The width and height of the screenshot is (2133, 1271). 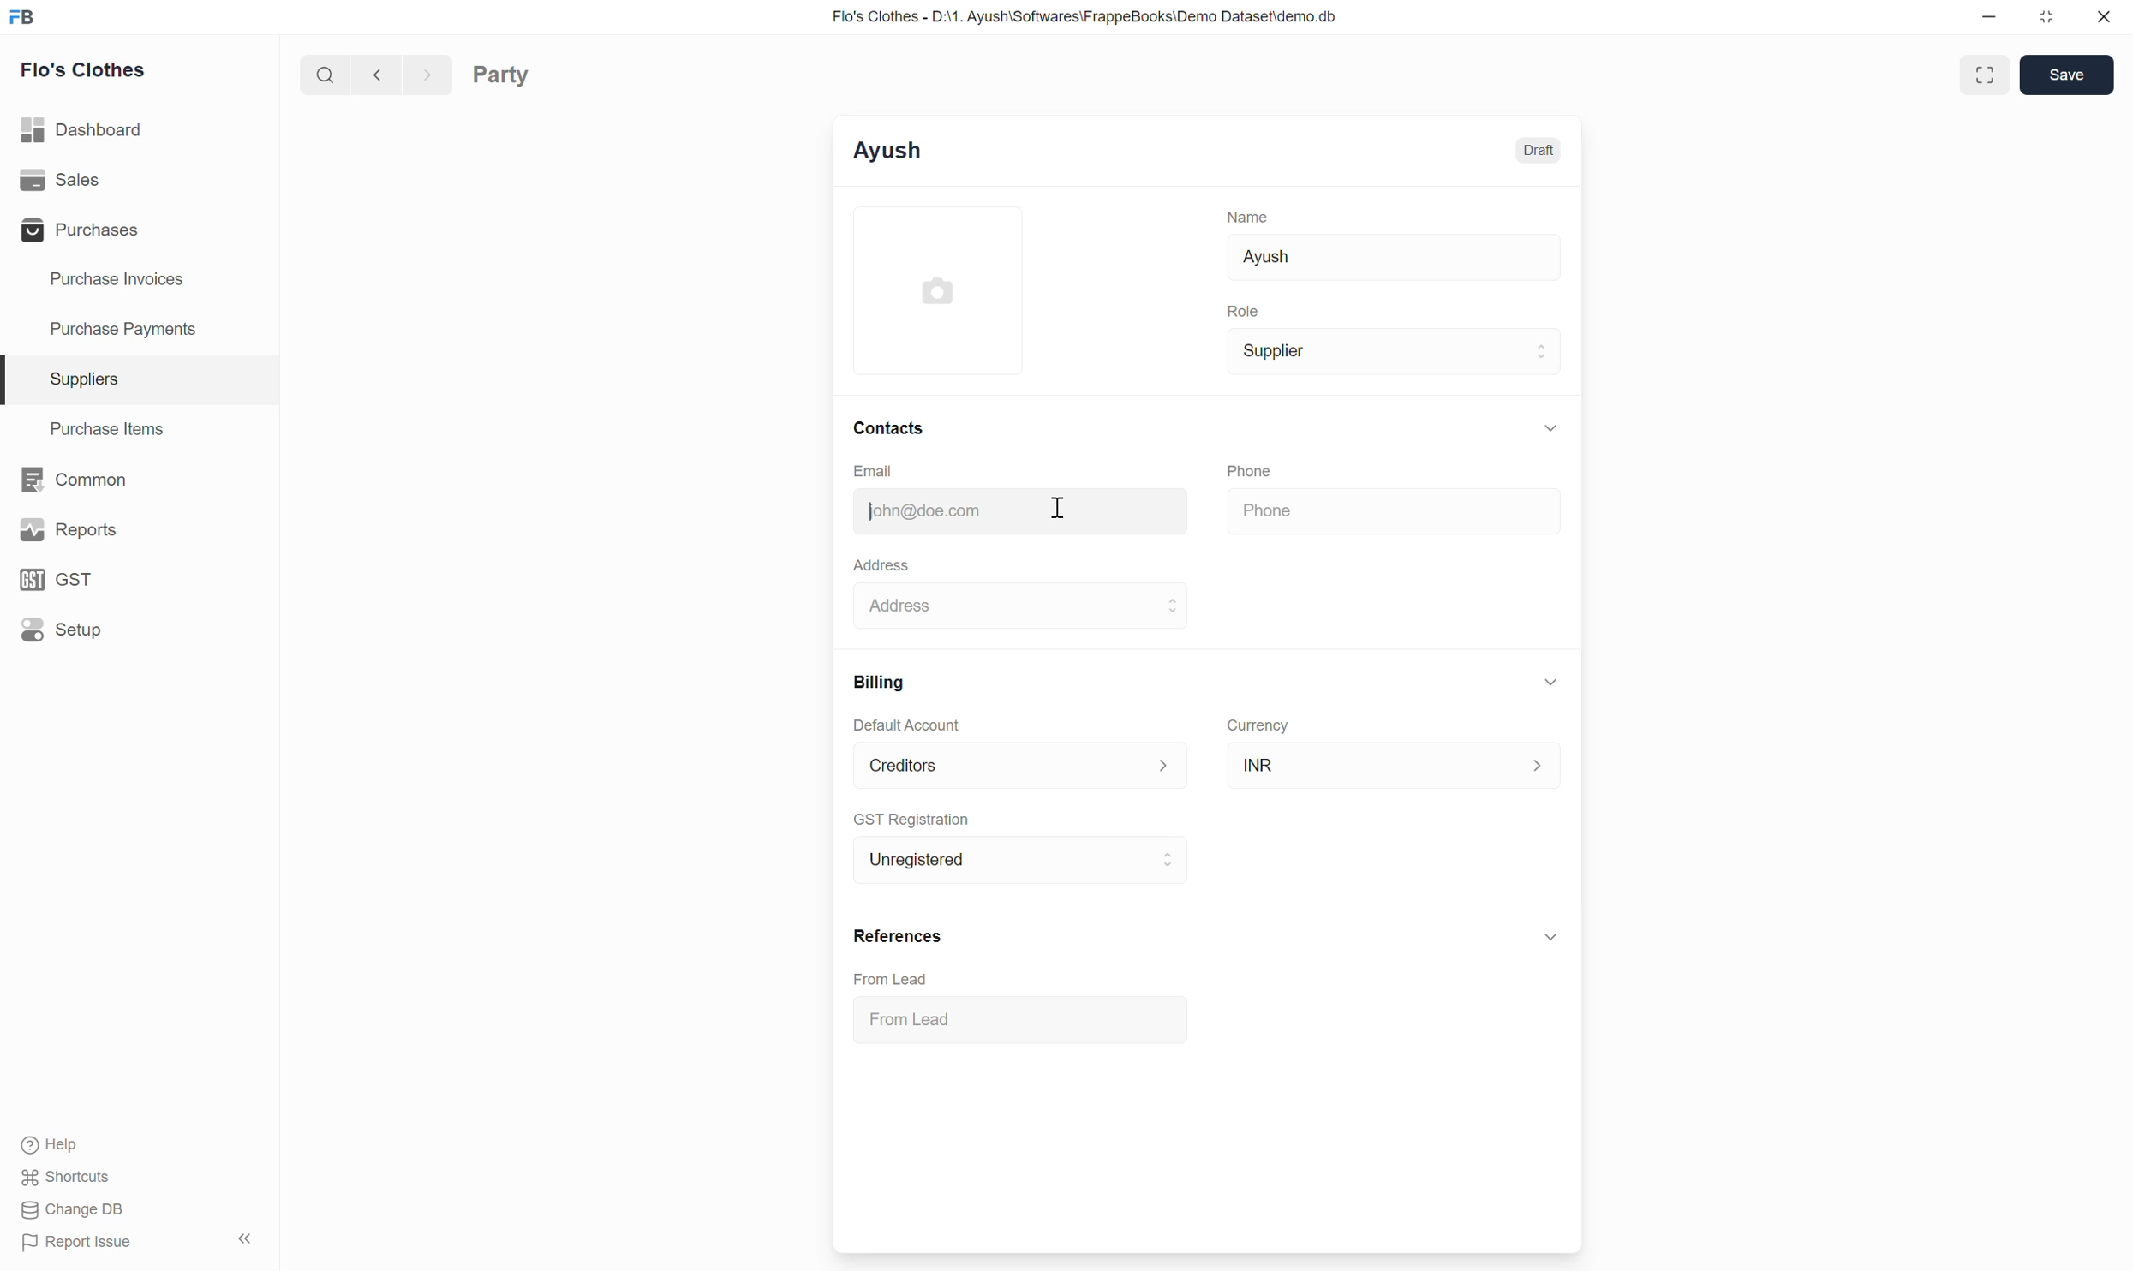 I want to click on Setup, so click(x=138, y=630).